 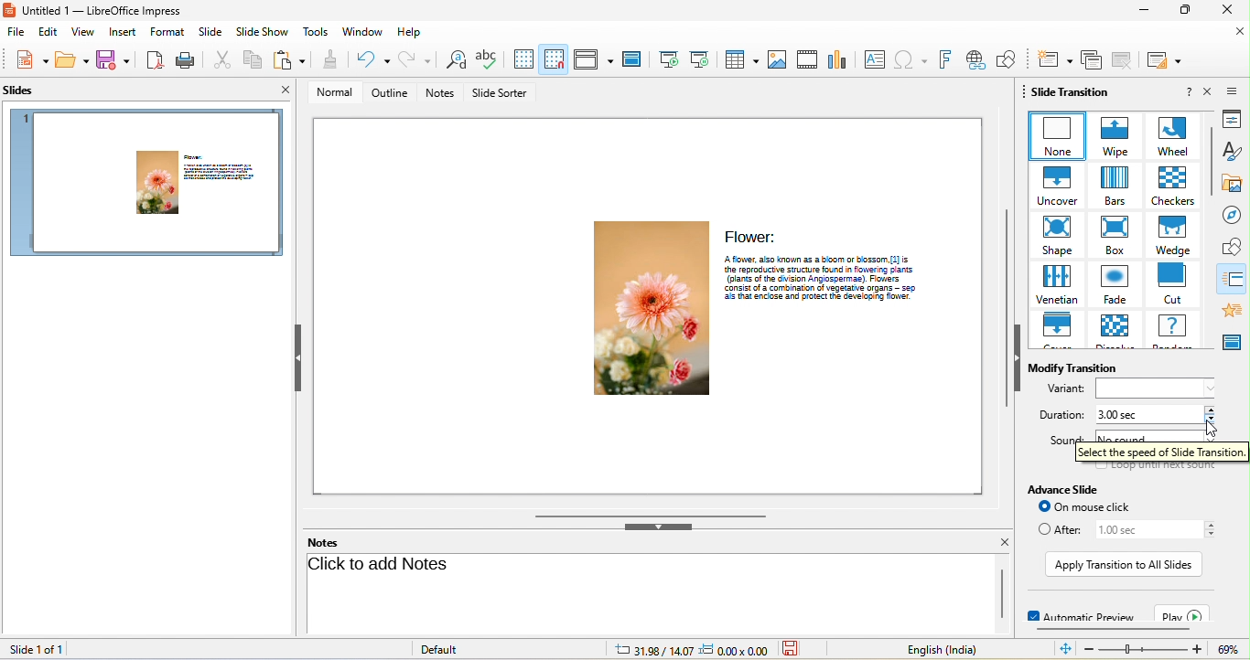 I want to click on start from current slide, so click(x=702, y=59).